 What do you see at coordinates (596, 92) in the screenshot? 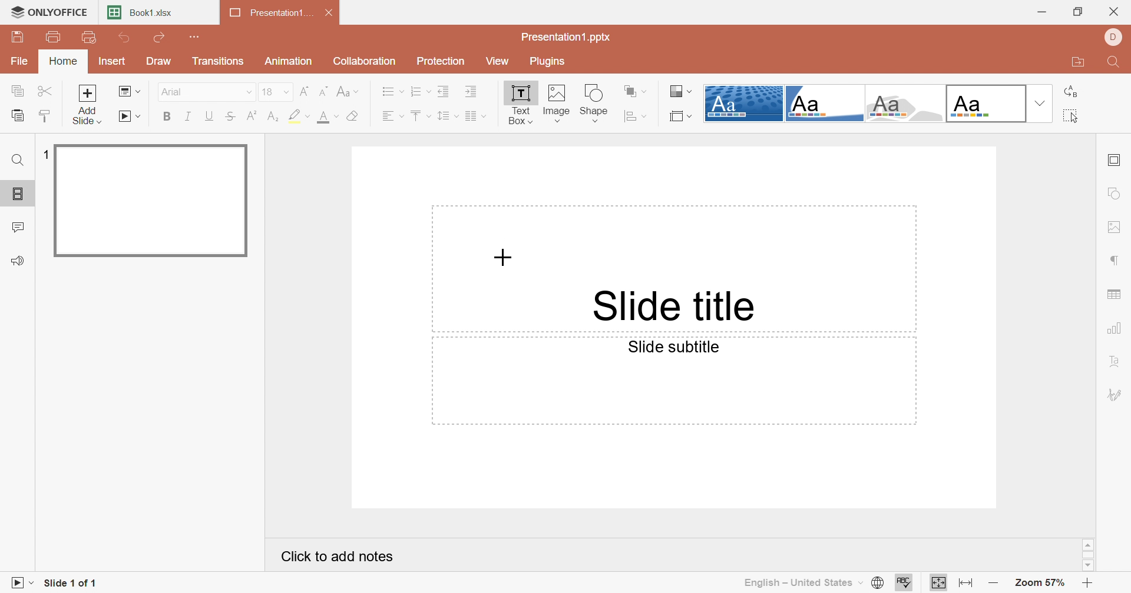
I see `Shape` at bounding box center [596, 92].